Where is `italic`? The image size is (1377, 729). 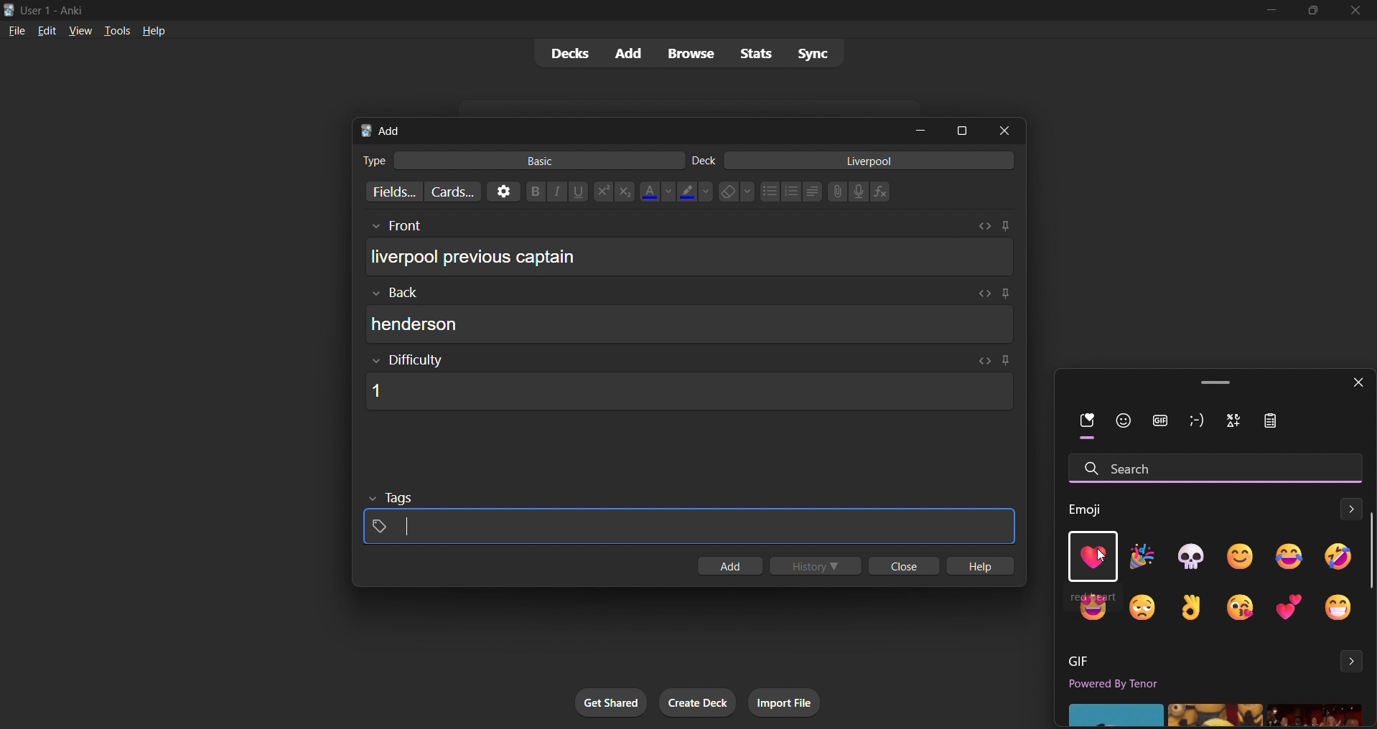 italic is located at coordinates (559, 193).